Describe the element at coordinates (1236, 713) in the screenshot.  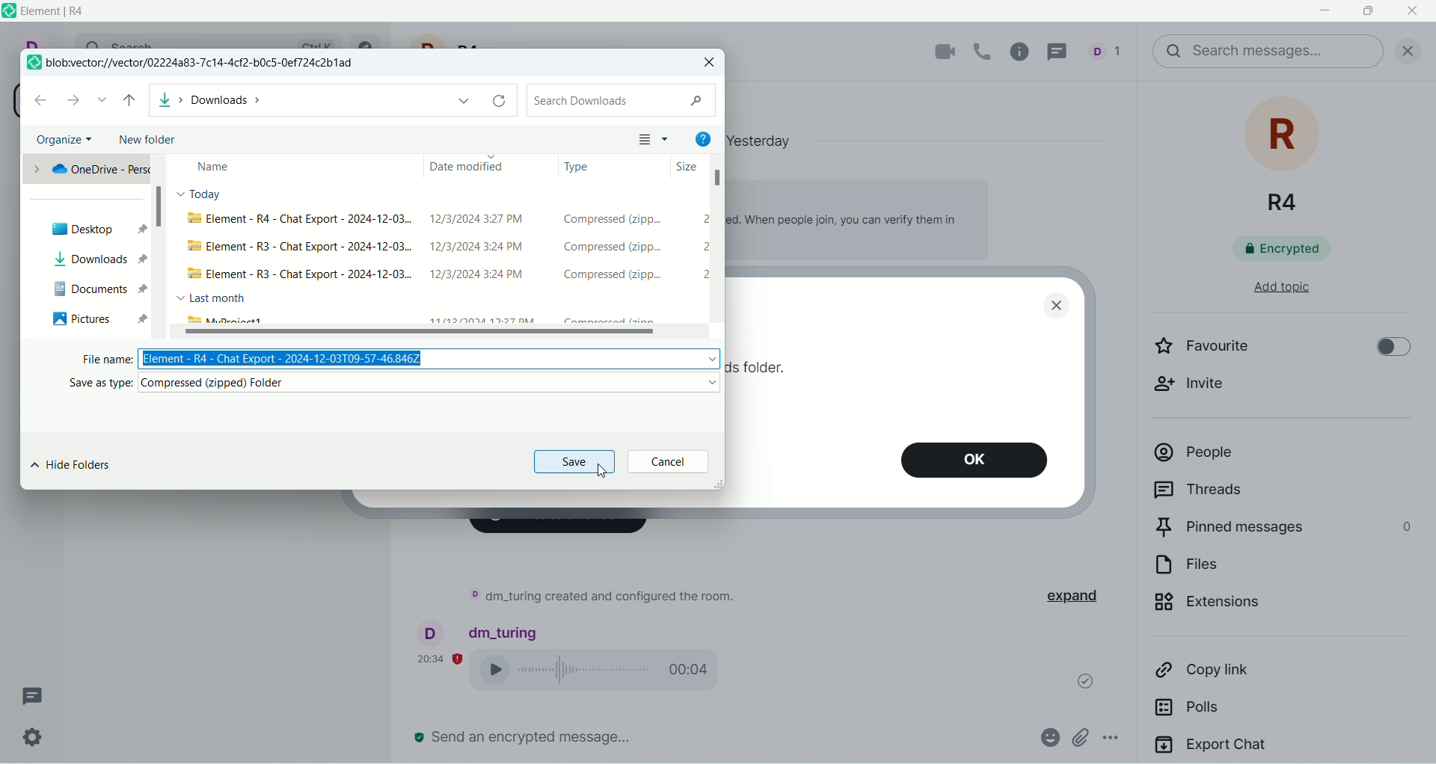
I see `polls` at that location.